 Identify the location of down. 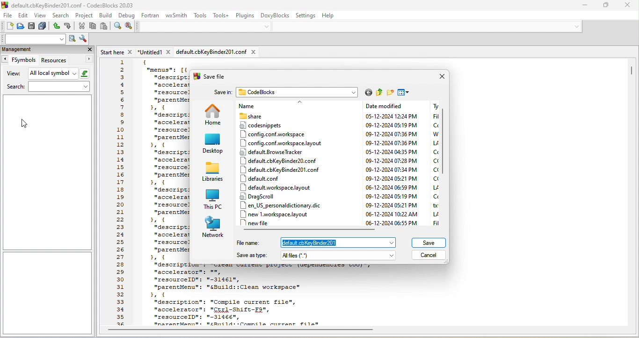
(267, 26).